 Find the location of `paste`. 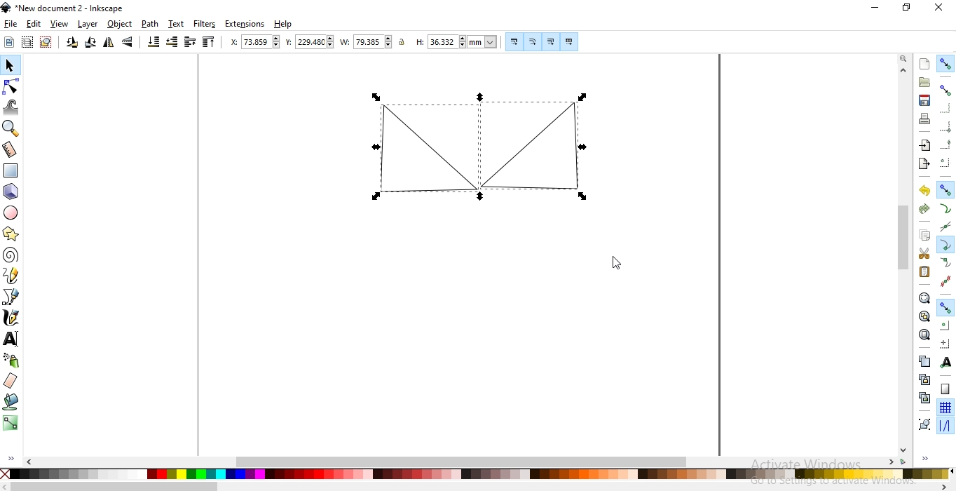

paste is located at coordinates (925, 271).